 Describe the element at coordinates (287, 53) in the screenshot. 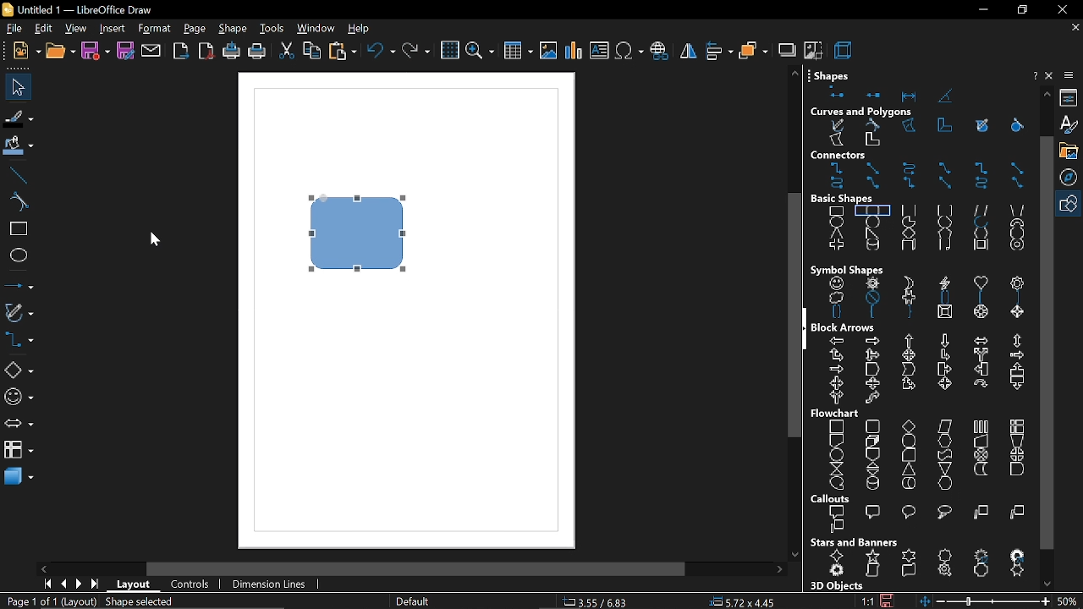

I see `cut` at that location.